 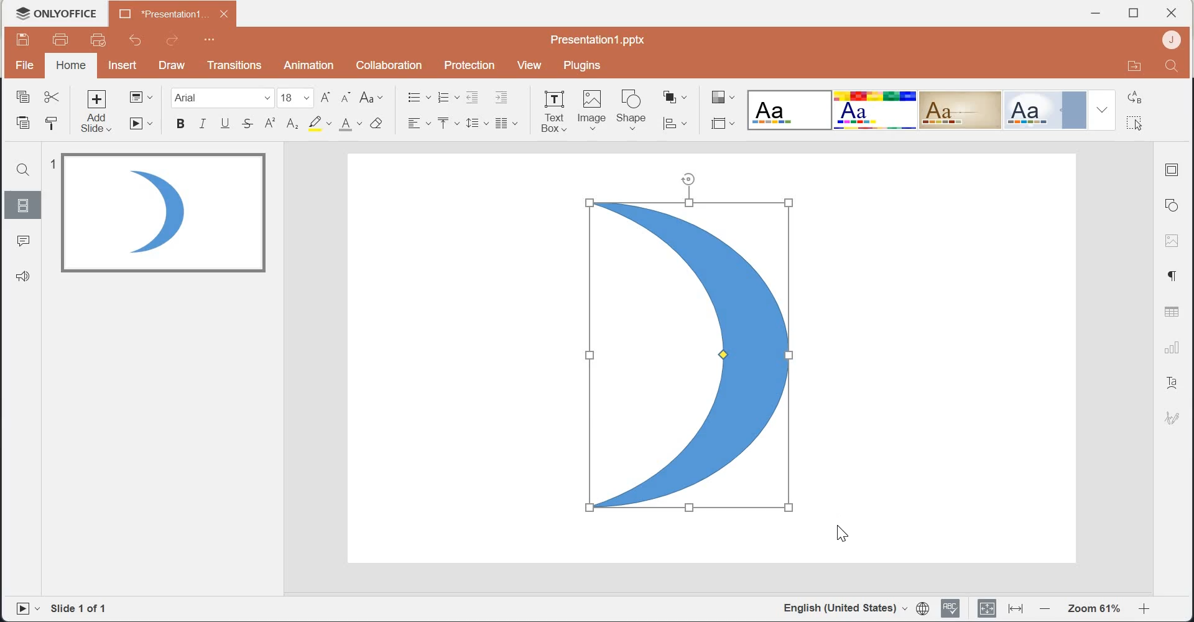 What do you see at coordinates (224, 13) in the screenshot?
I see `close` at bounding box center [224, 13].